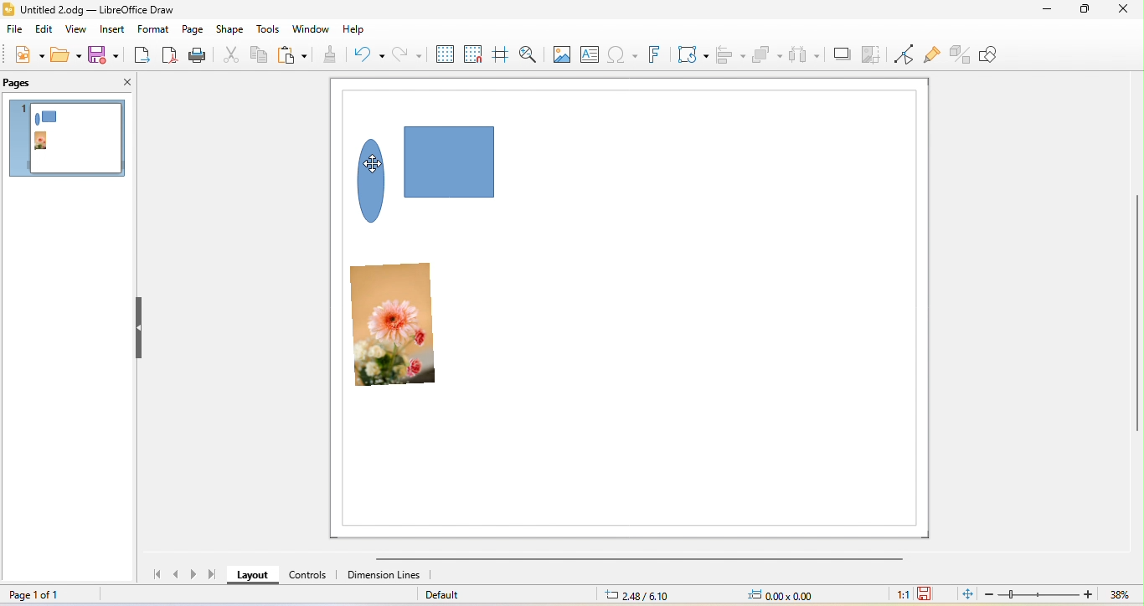 This screenshot has width=1144, height=606. Describe the element at coordinates (234, 57) in the screenshot. I see `cut` at that location.